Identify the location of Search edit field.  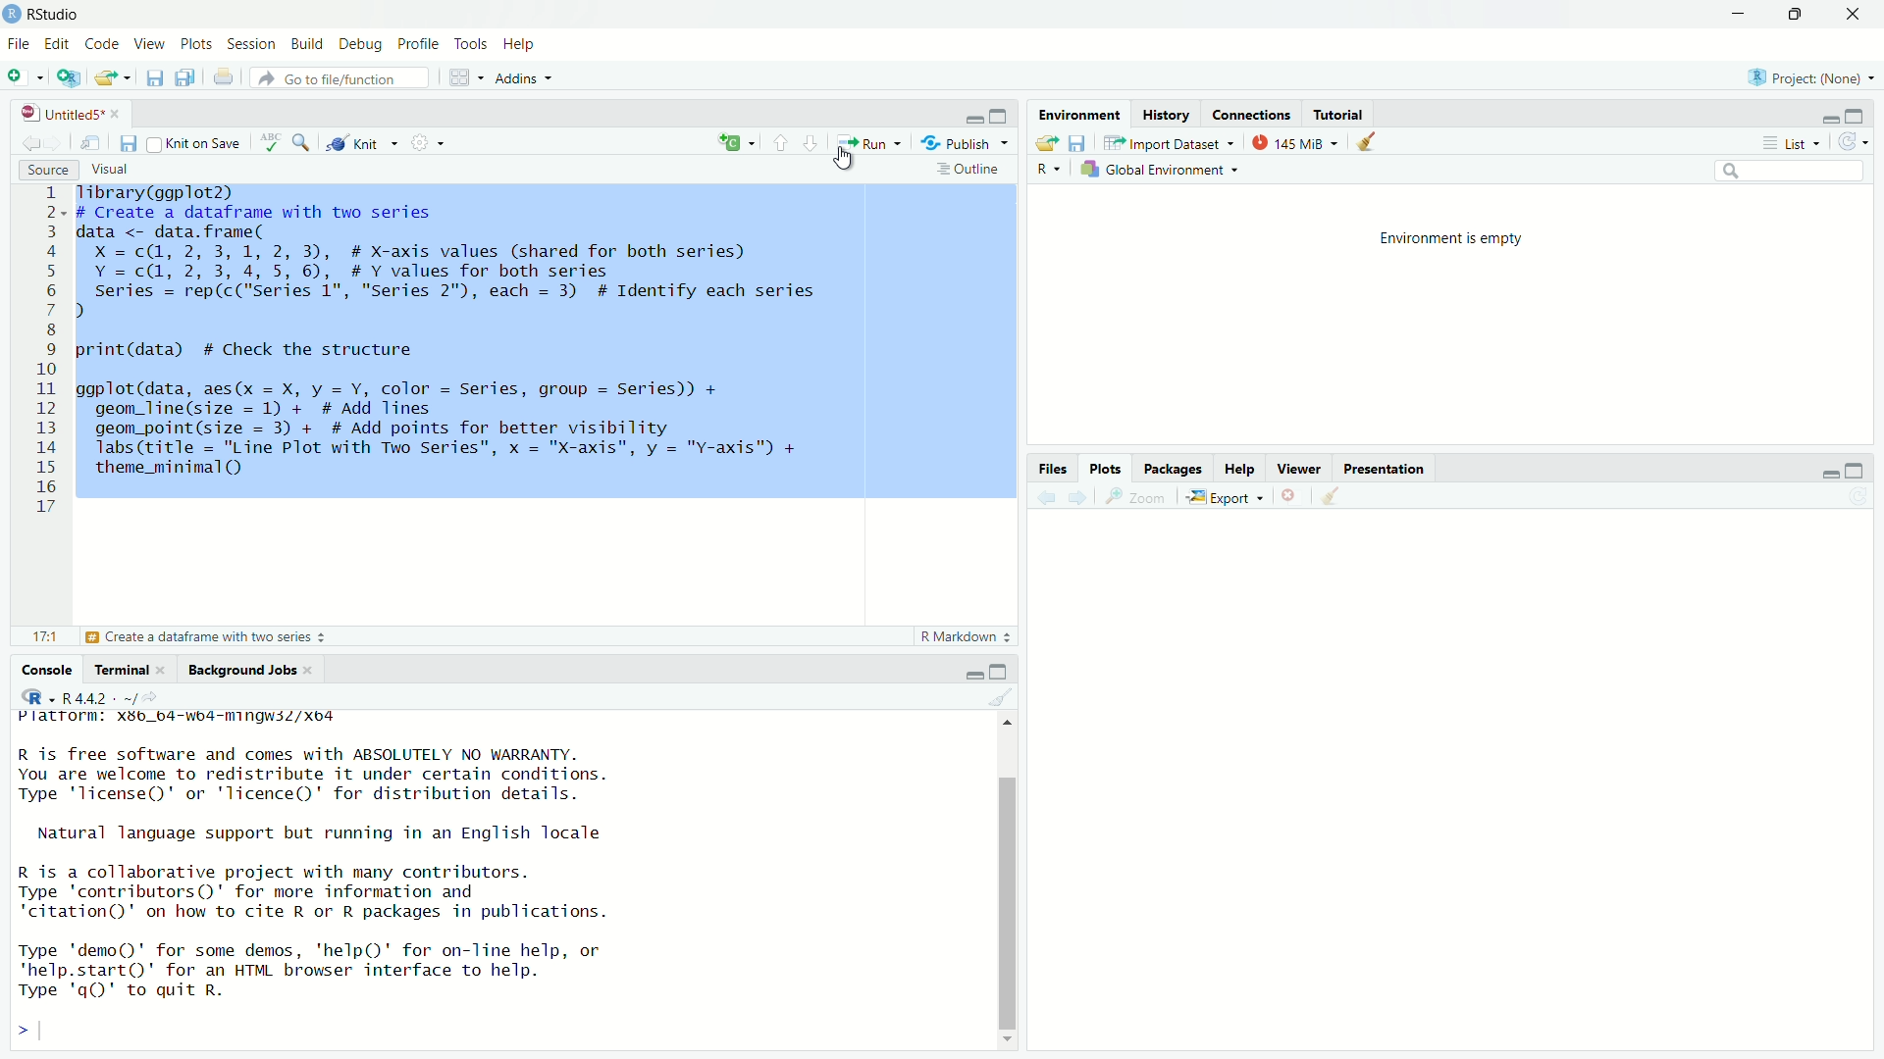
(1794, 172).